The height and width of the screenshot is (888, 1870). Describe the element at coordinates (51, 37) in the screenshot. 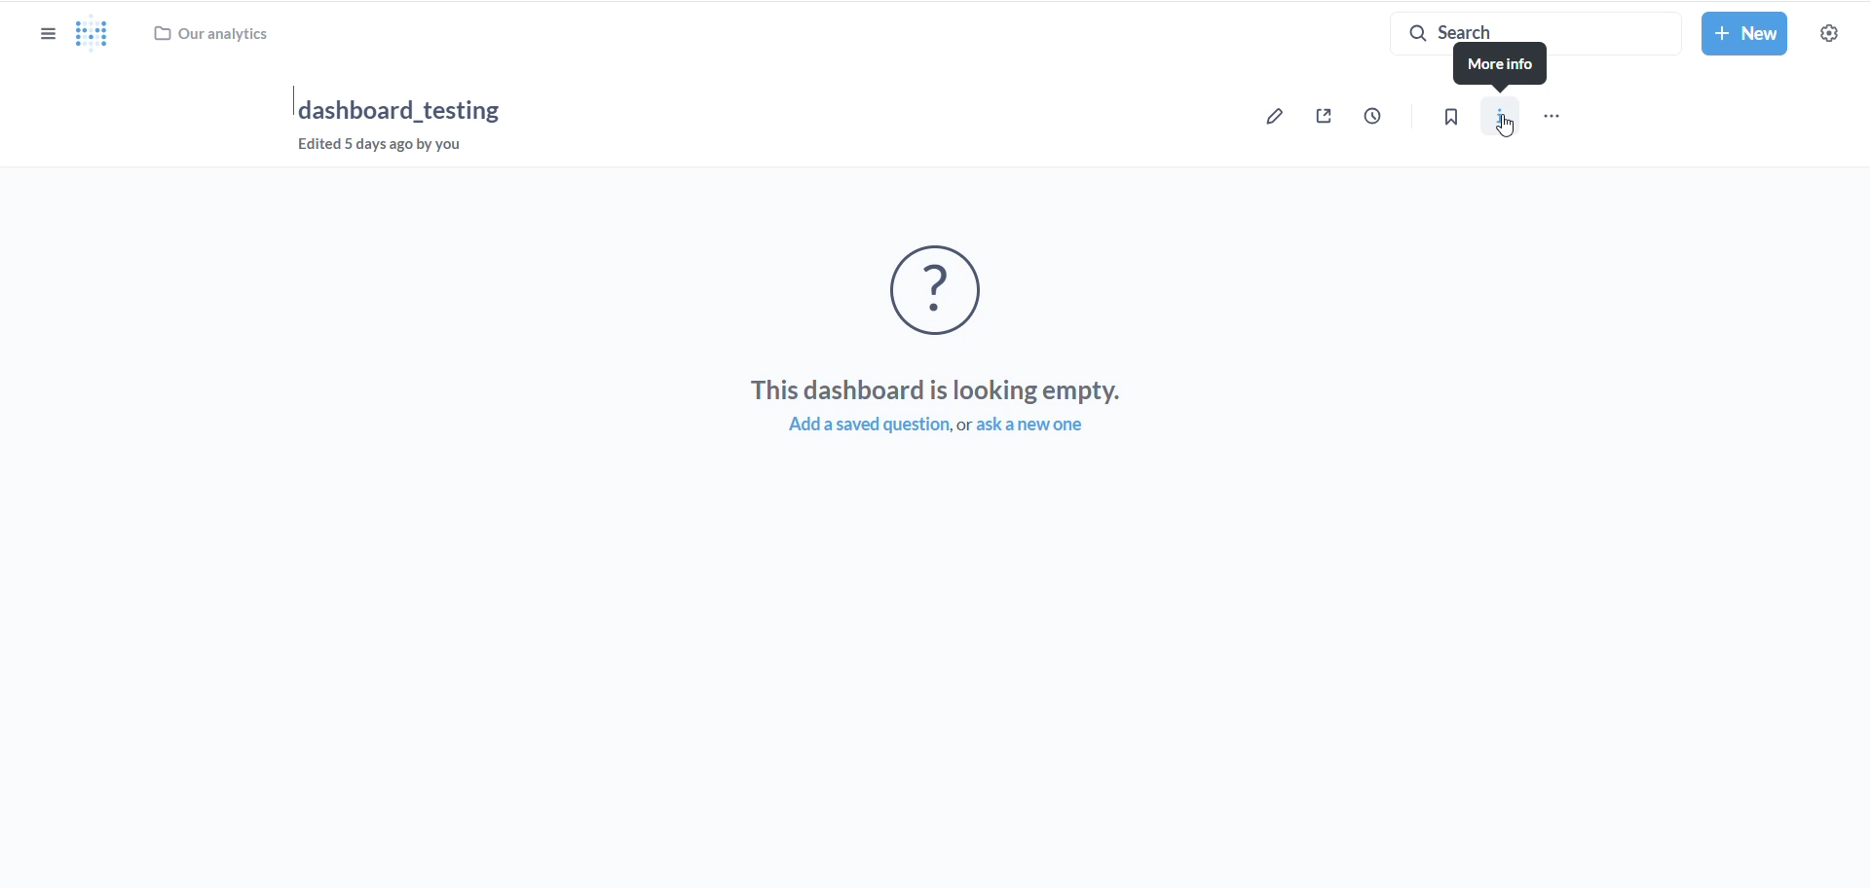

I see `show/hide sidebar` at that location.